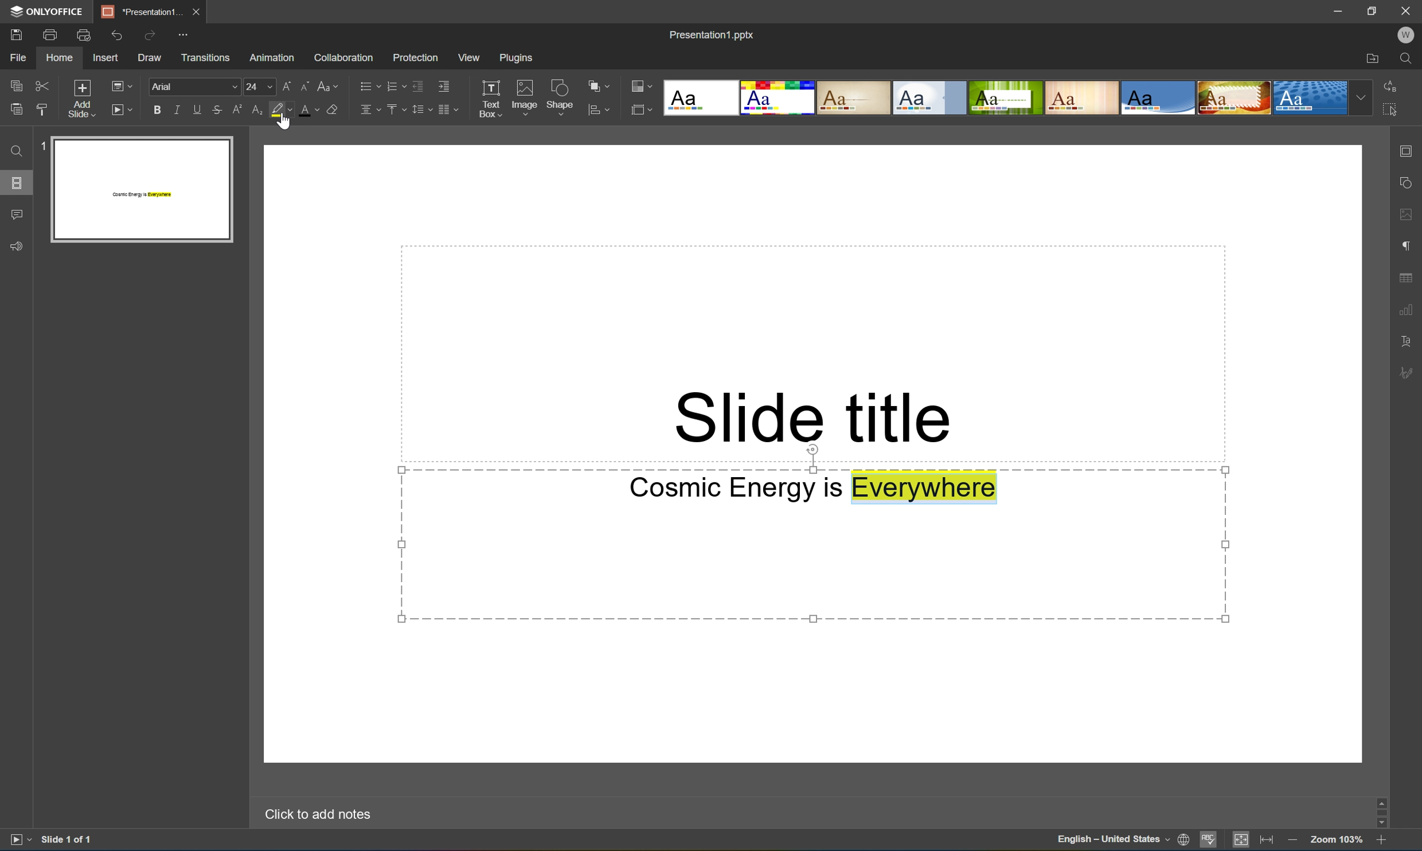 This screenshot has width=1422, height=851. Describe the element at coordinates (276, 55) in the screenshot. I see `Animation` at that location.